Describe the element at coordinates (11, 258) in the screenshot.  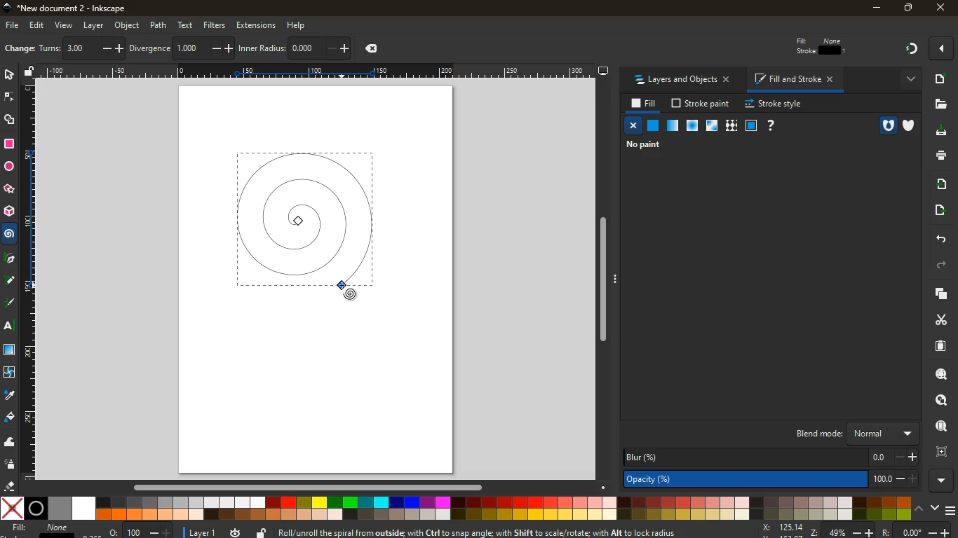
I see `` at that location.